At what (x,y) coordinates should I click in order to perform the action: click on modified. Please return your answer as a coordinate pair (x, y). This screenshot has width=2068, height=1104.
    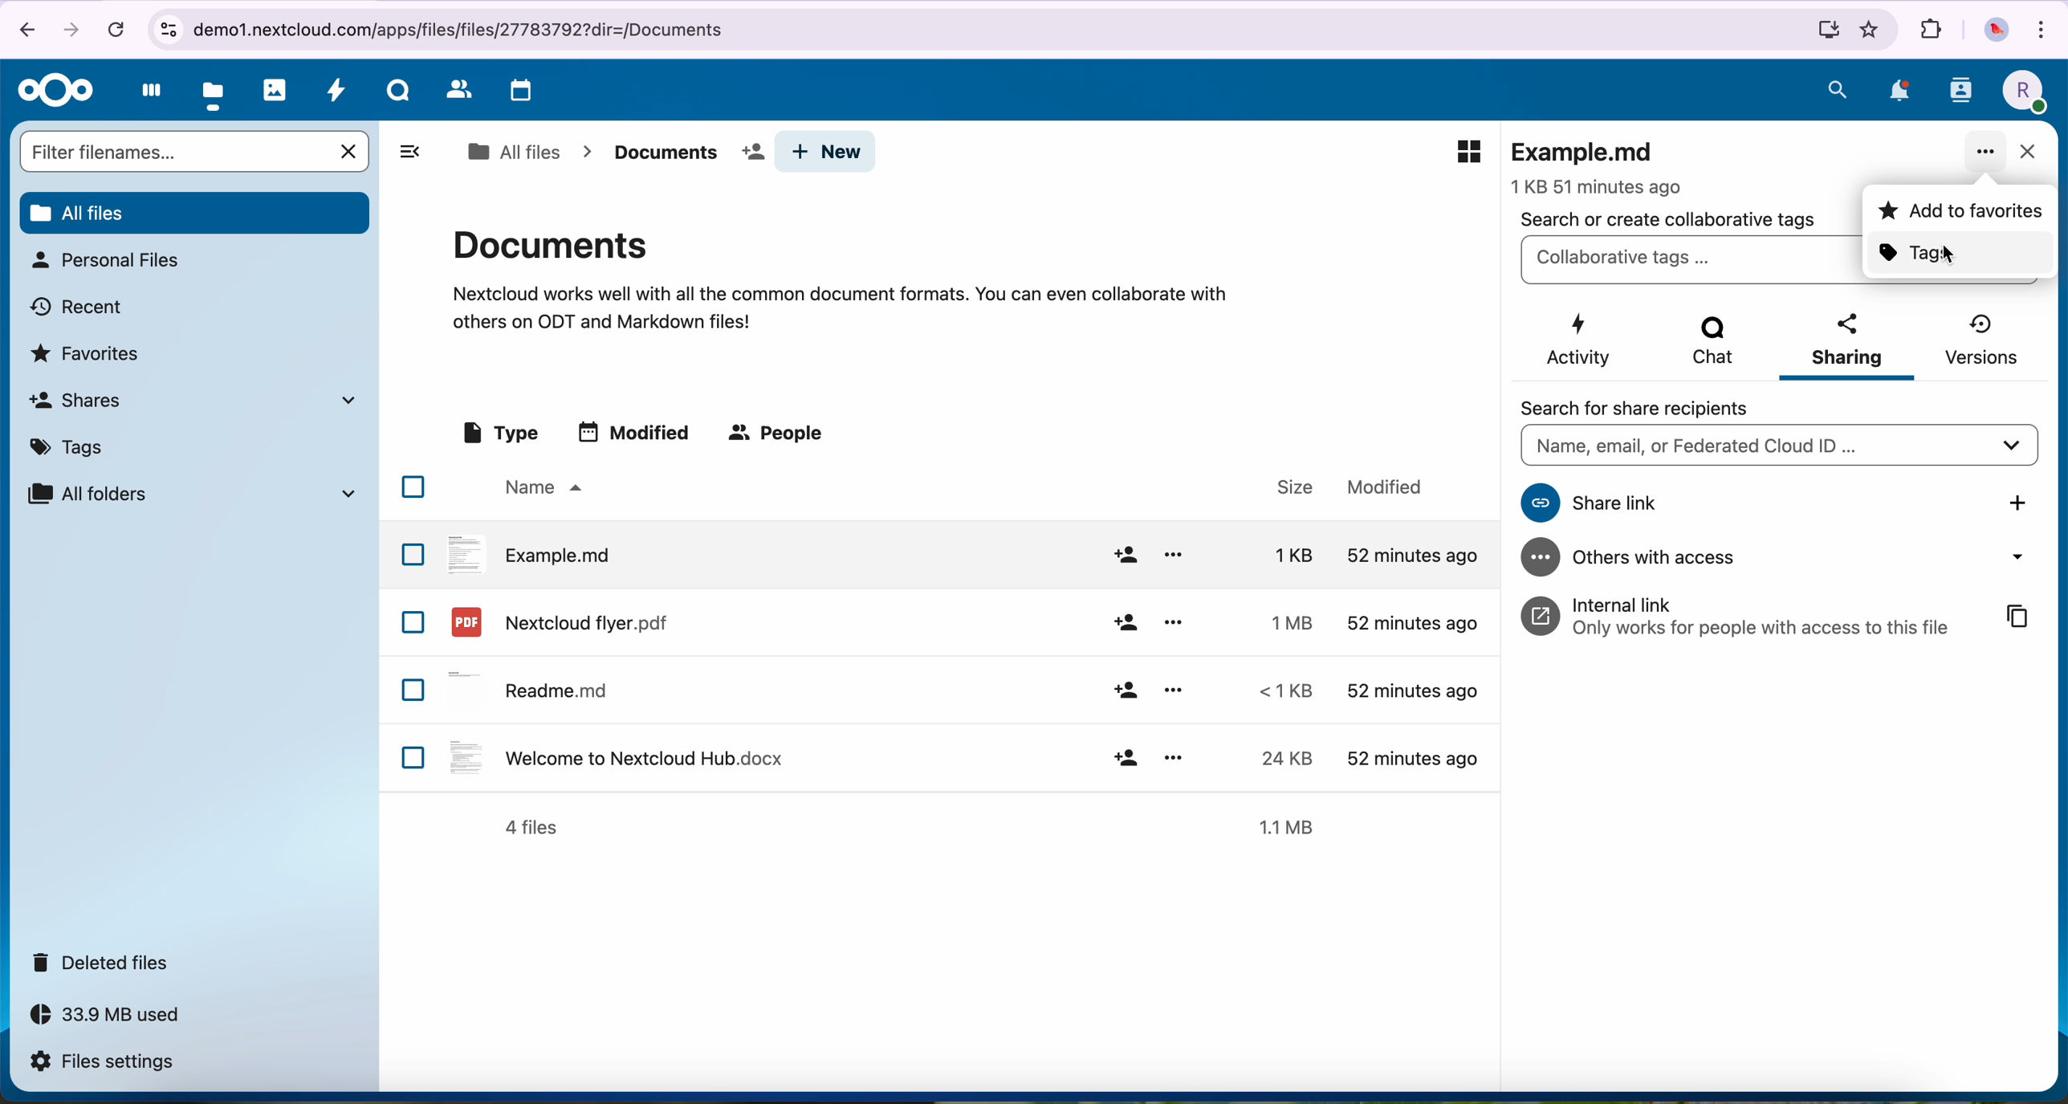
    Looking at the image, I should click on (1408, 555).